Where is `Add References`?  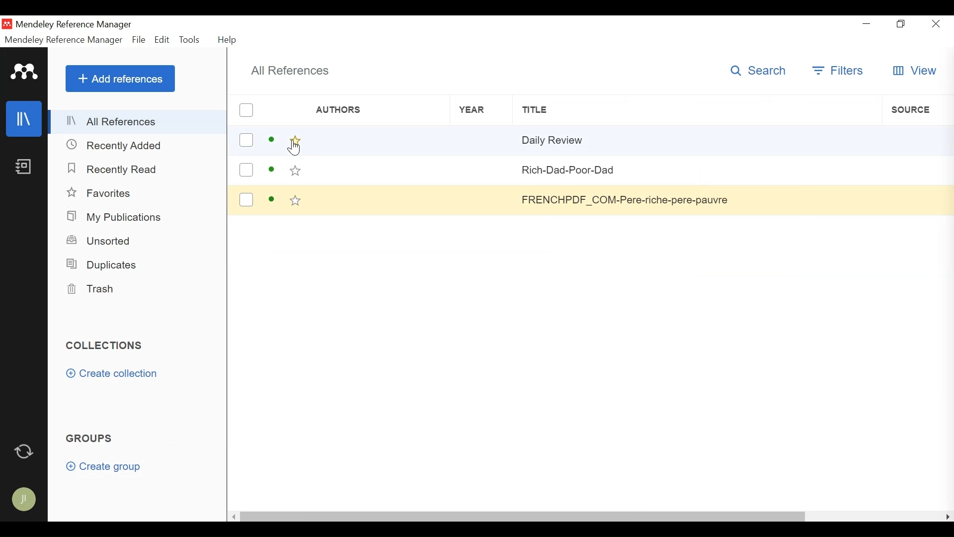
Add References is located at coordinates (120, 79).